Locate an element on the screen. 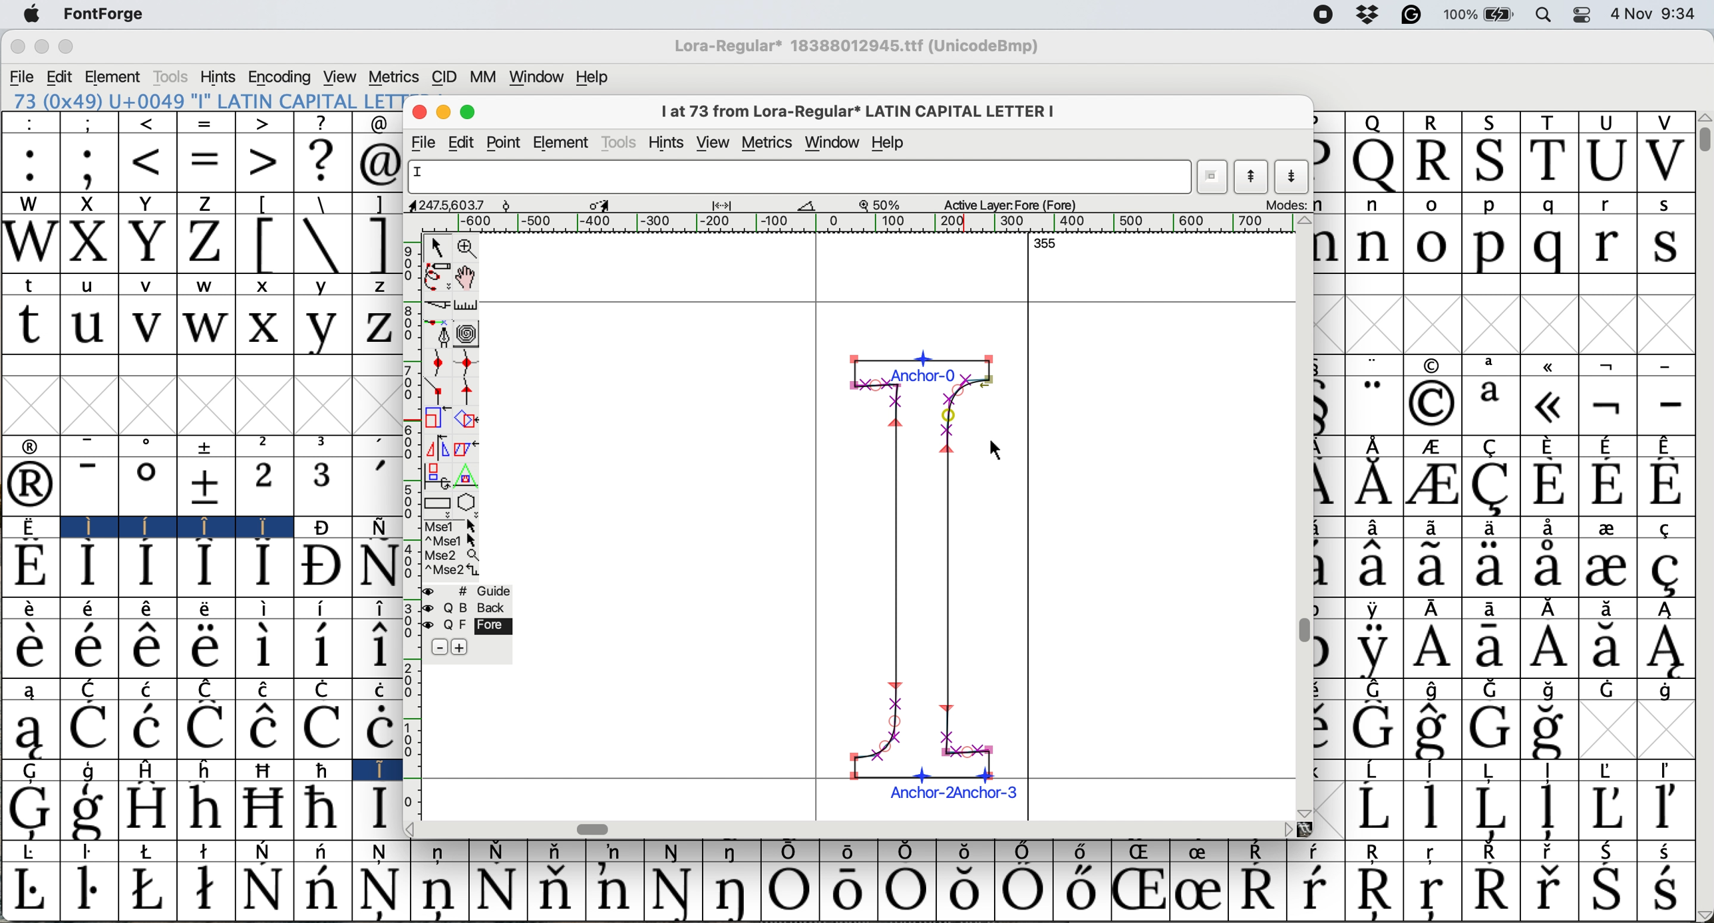 Image resolution: width=1714 pixels, height=923 pixels. element is located at coordinates (562, 141).